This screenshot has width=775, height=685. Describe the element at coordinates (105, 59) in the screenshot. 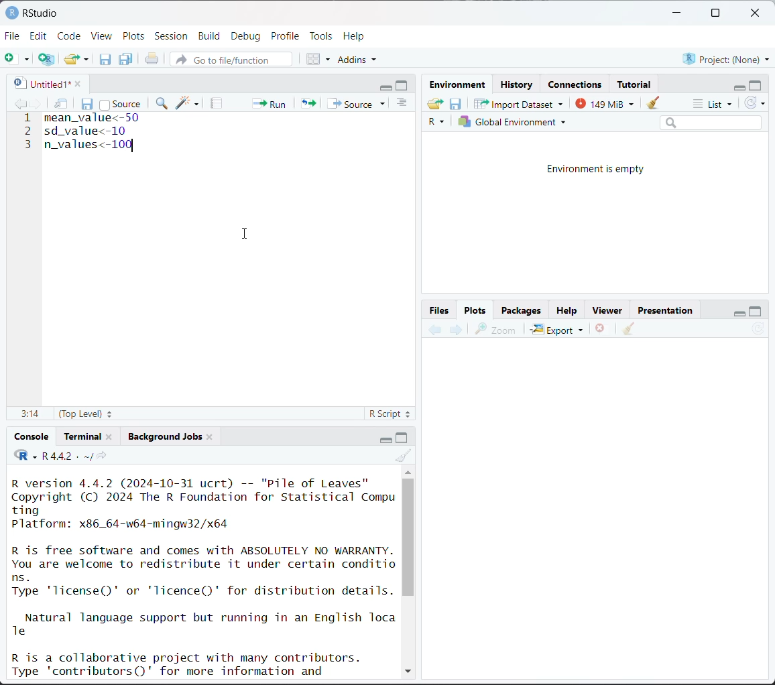

I see `save current document` at that location.